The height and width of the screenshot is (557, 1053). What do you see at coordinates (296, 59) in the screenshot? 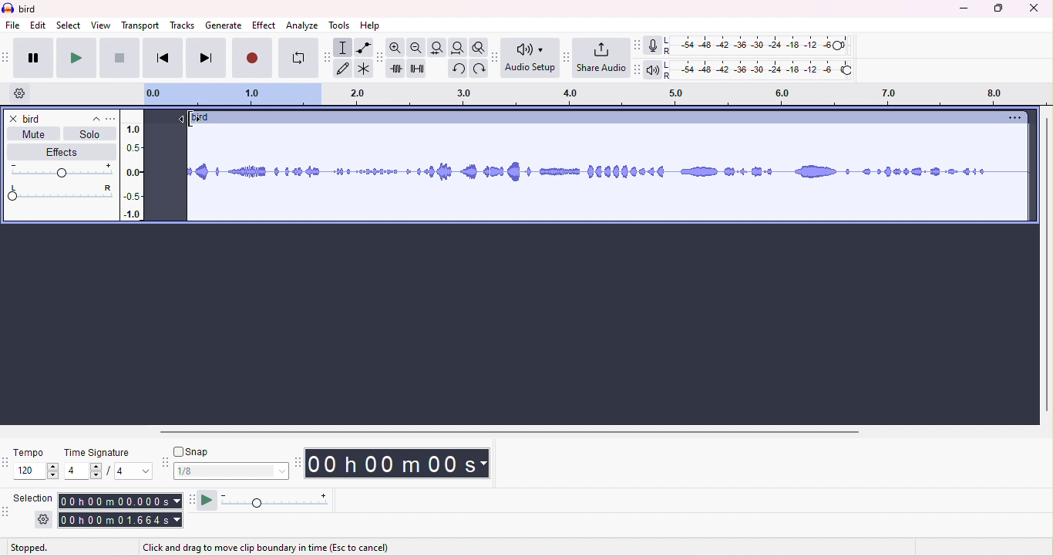
I see `loop` at bounding box center [296, 59].